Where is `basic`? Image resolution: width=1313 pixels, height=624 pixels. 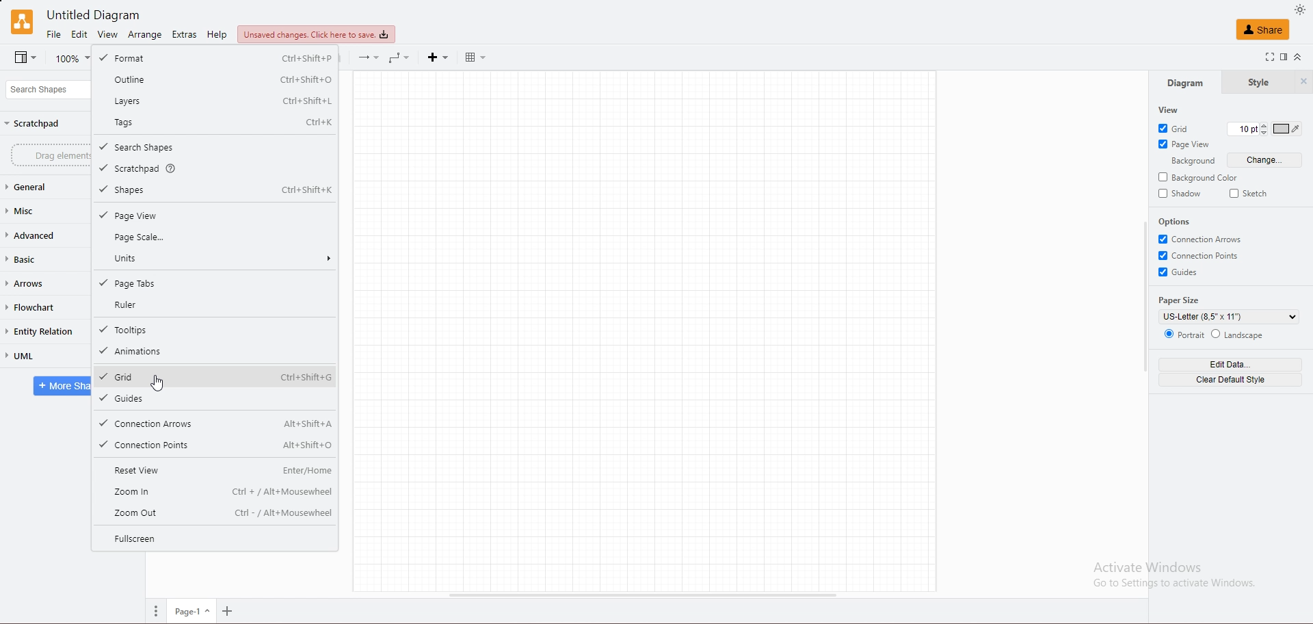
basic is located at coordinates (42, 259).